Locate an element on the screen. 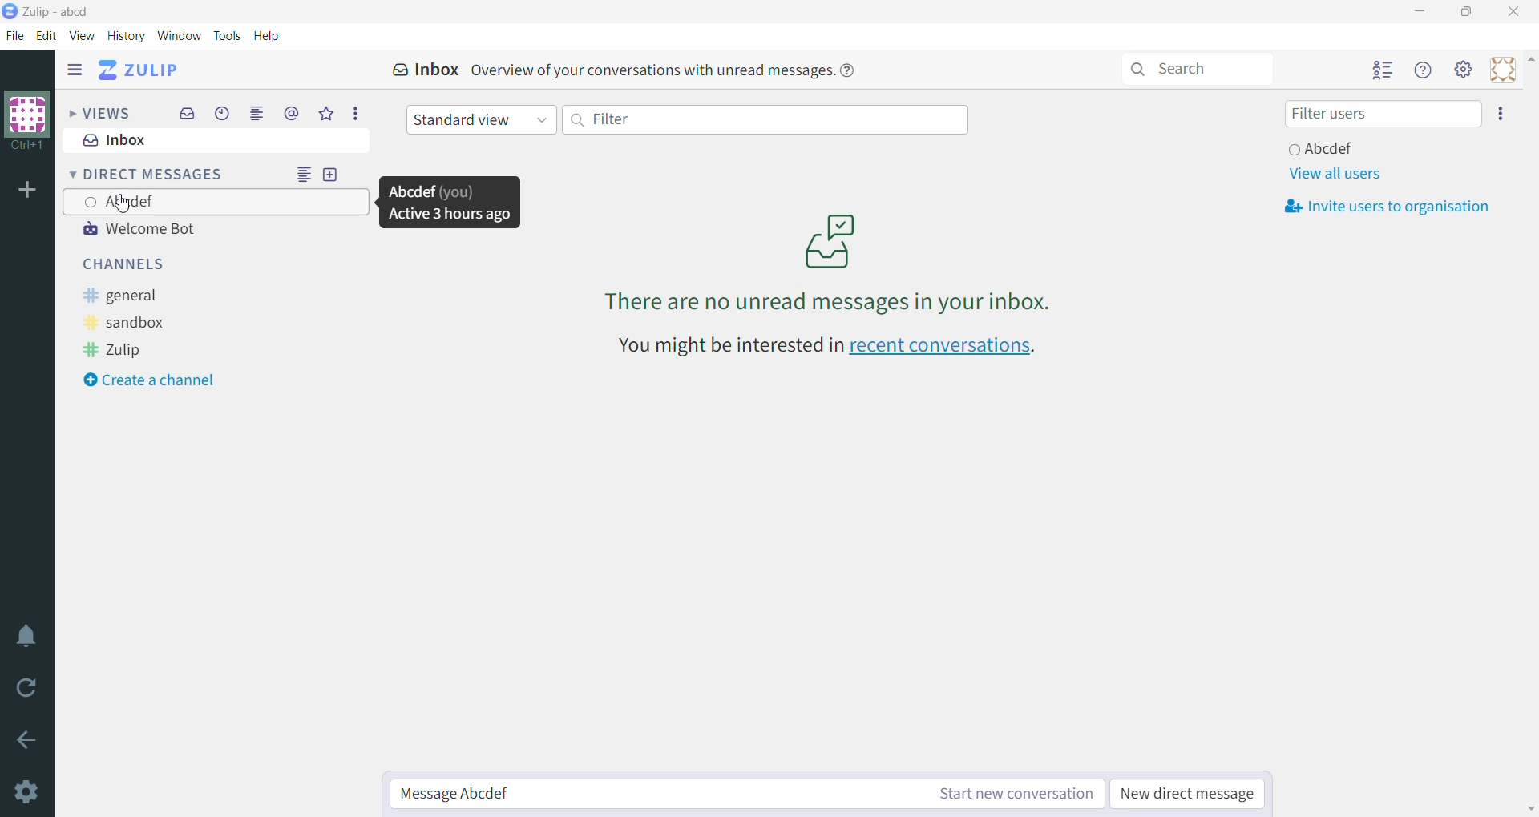 The height and width of the screenshot is (817, 1539). Current user and status is located at coordinates (1323, 148).